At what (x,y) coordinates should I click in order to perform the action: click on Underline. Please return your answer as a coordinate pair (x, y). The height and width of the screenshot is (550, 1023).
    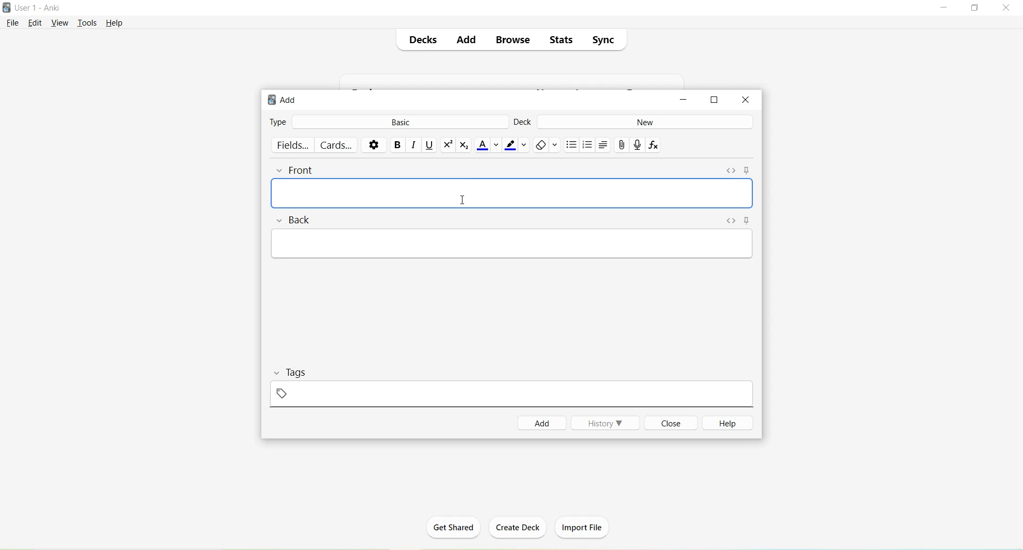
    Looking at the image, I should click on (431, 145).